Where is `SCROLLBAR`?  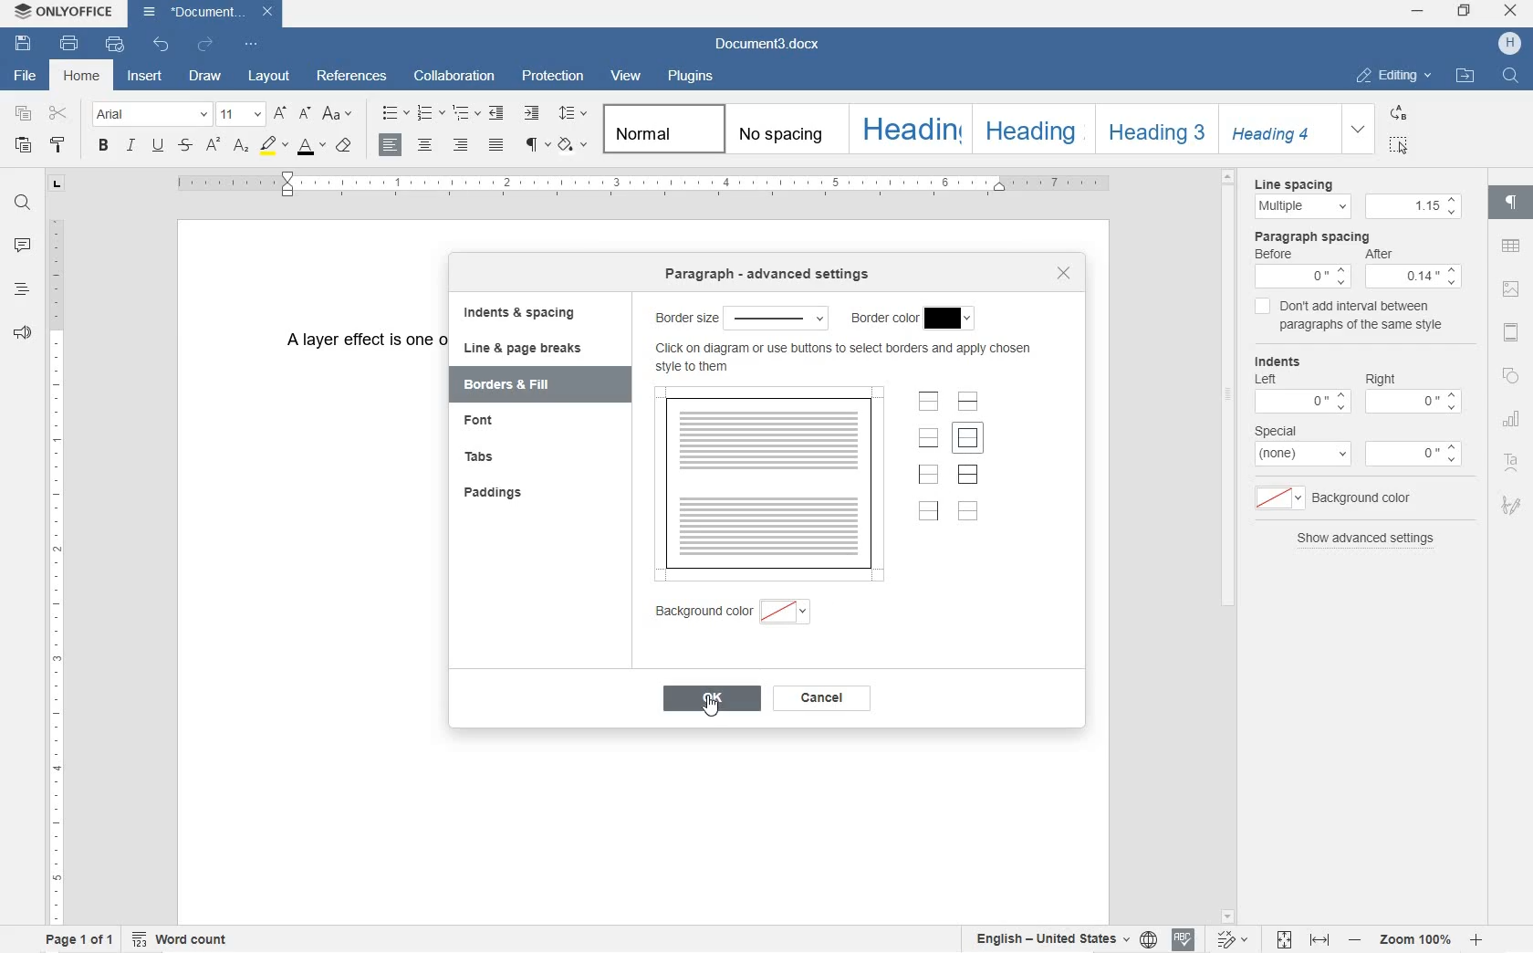 SCROLLBAR is located at coordinates (1230, 544).